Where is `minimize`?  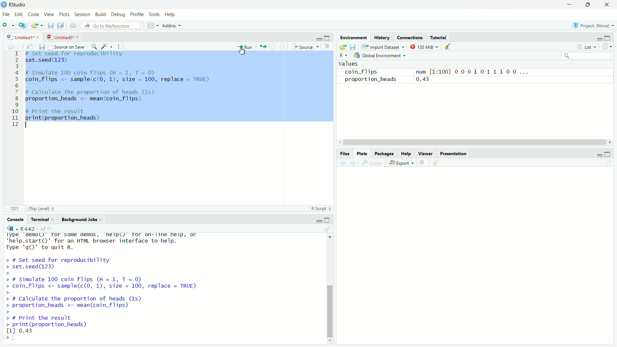
minimize is located at coordinates (319, 220).